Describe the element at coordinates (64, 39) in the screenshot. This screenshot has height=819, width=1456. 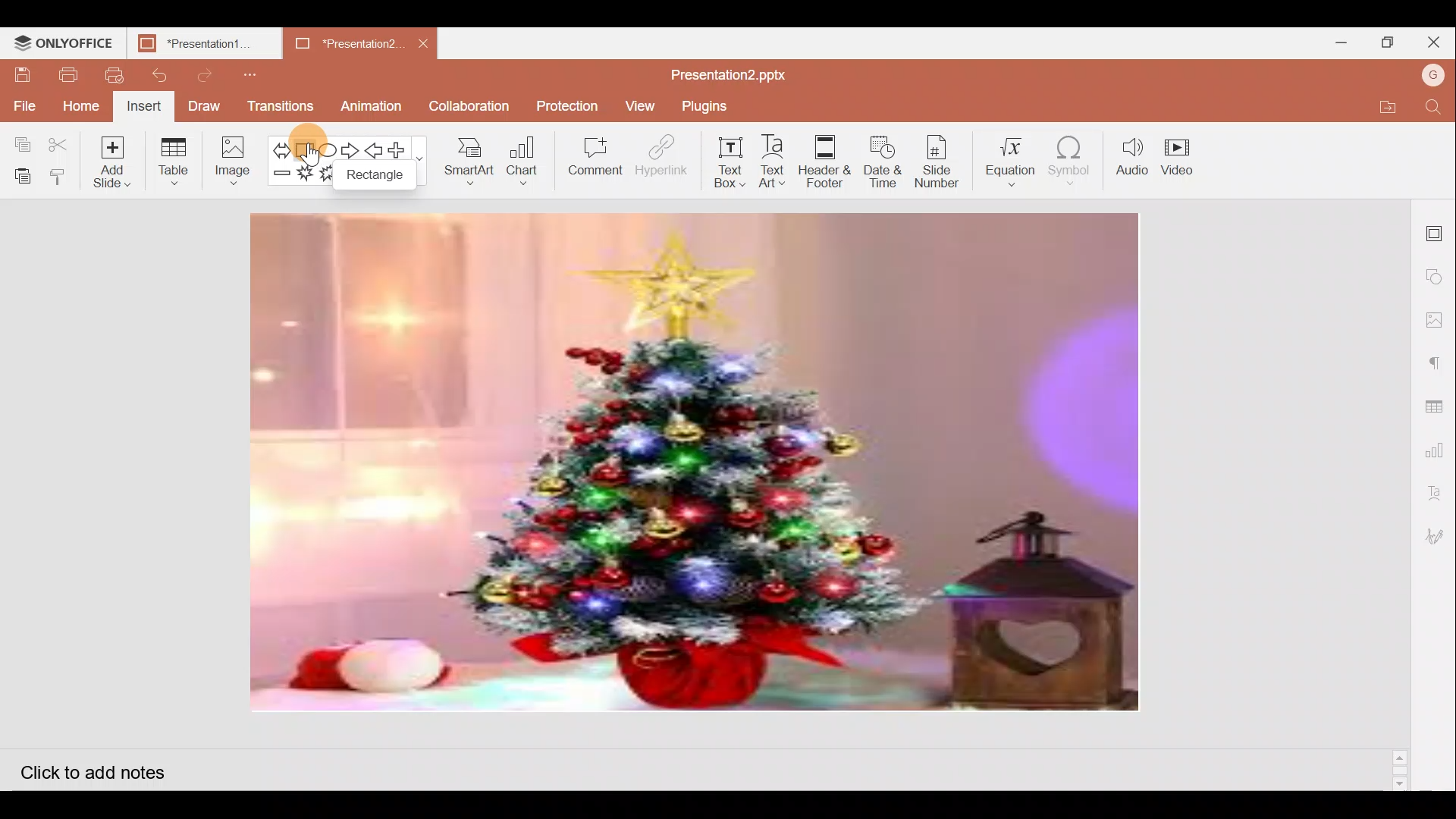
I see `ONLYOFFICE` at that location.